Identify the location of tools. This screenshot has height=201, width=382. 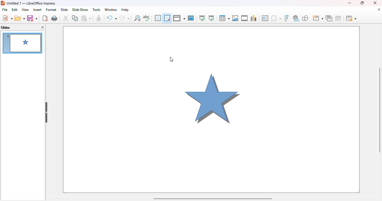
(96, 10).